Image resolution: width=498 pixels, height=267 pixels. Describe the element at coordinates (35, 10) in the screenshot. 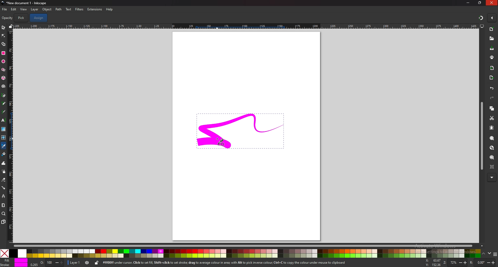

I see `layer` at that location.